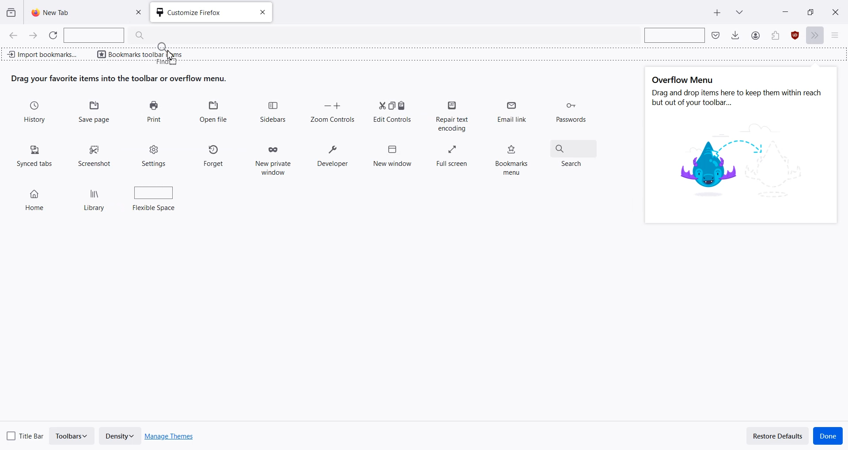 This screenshot has height=450, width=848. Describe the element at coordinates (795, 36) in the screenshot. I see `Extensions` at that location.